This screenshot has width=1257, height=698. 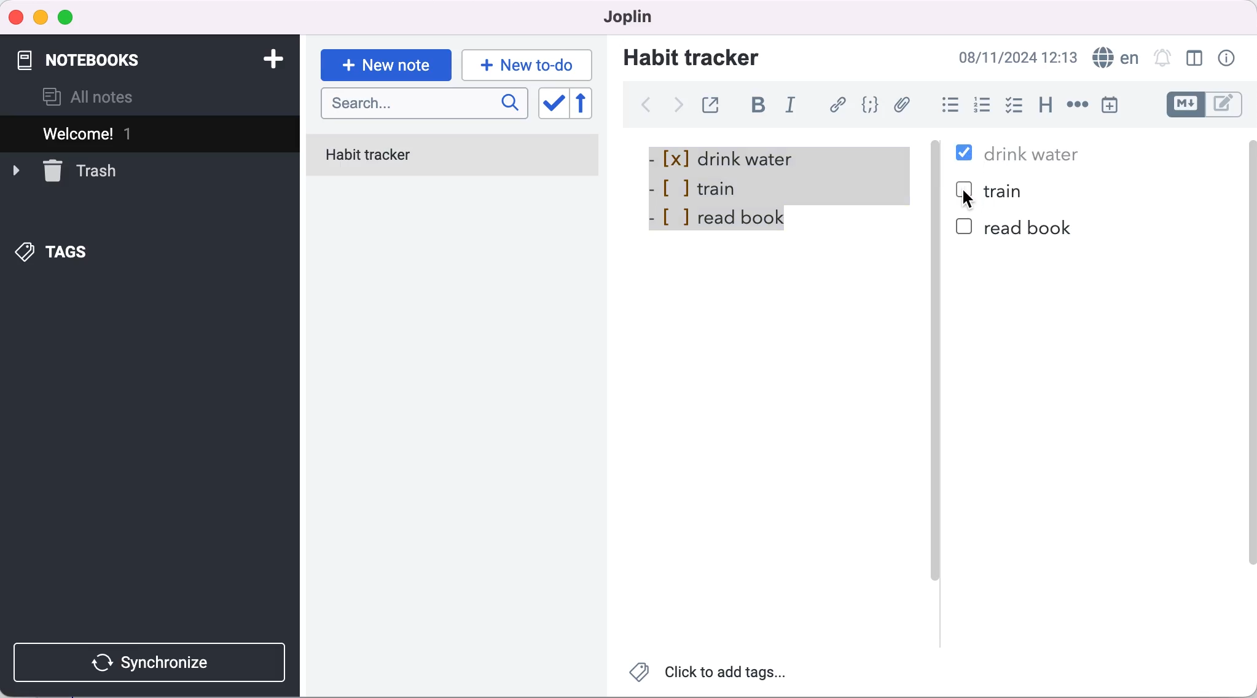 I want to click on bold, so click(x=763, y=106).